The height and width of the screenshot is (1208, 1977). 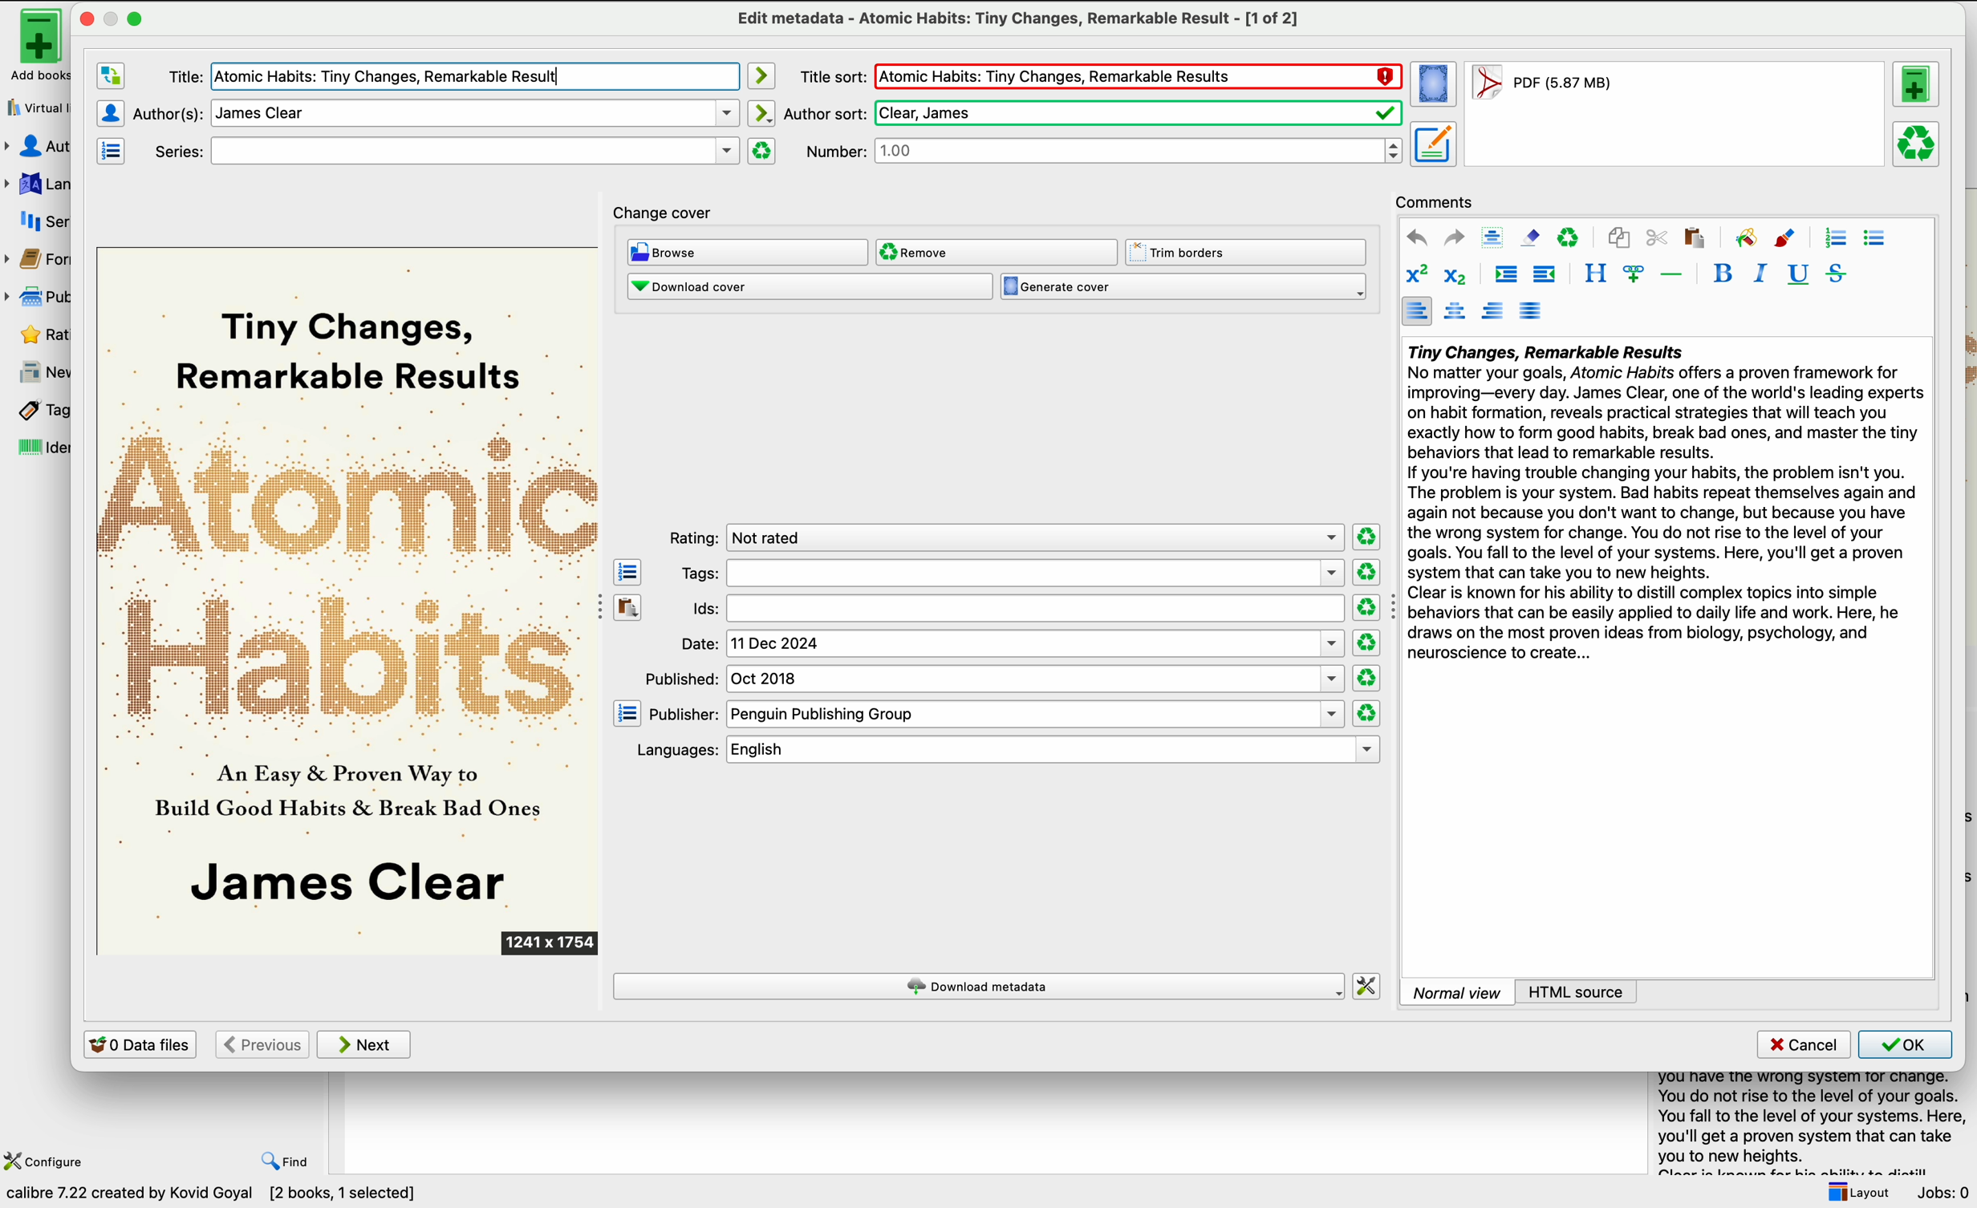 What do you see at coordinates (1092, 111) in the screenshot?
I see `author sort:` at bounding box center [1092, 111].